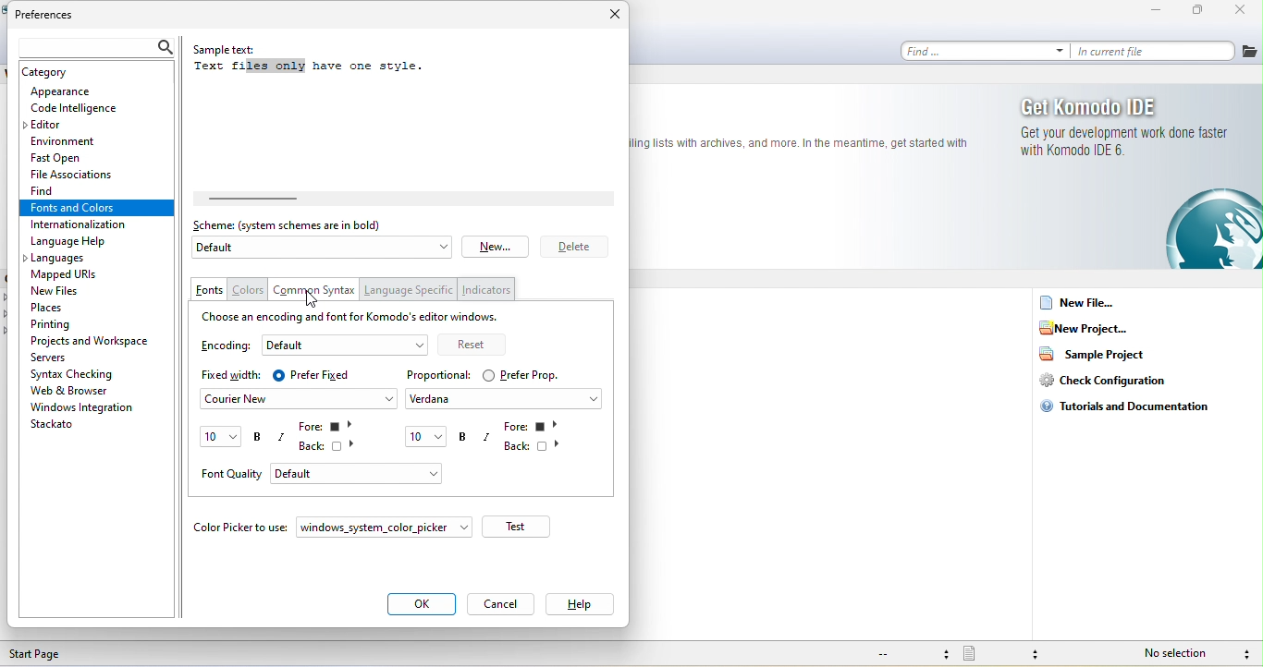 Image resolution: width=1263 pixels, height=667 pixels. Describe the element at coordinates (335, 445) in the screenshot. I see `back` at that location.